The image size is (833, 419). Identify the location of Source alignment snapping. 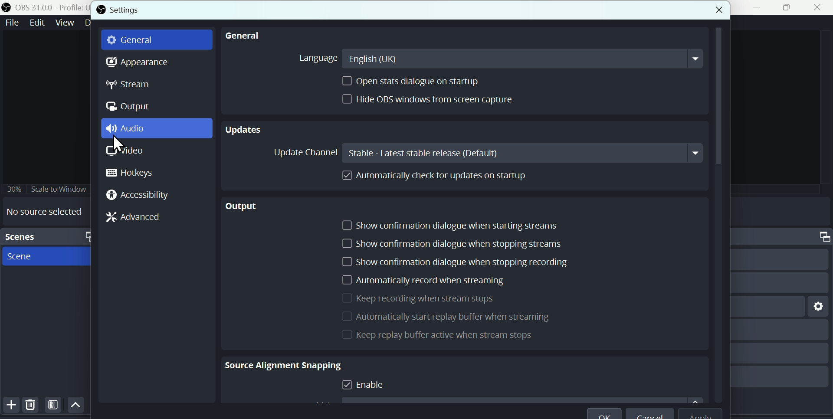
(287, 364).